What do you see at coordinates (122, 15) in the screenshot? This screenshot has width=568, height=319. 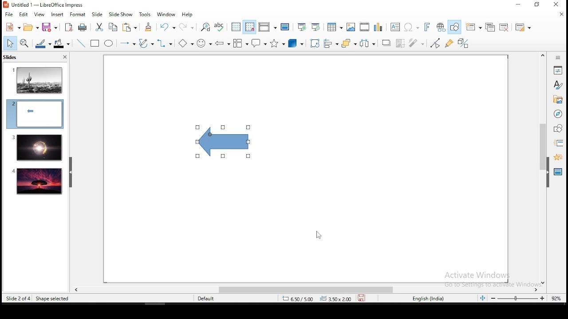 I see `slide show` at bounding box center [122, 15].